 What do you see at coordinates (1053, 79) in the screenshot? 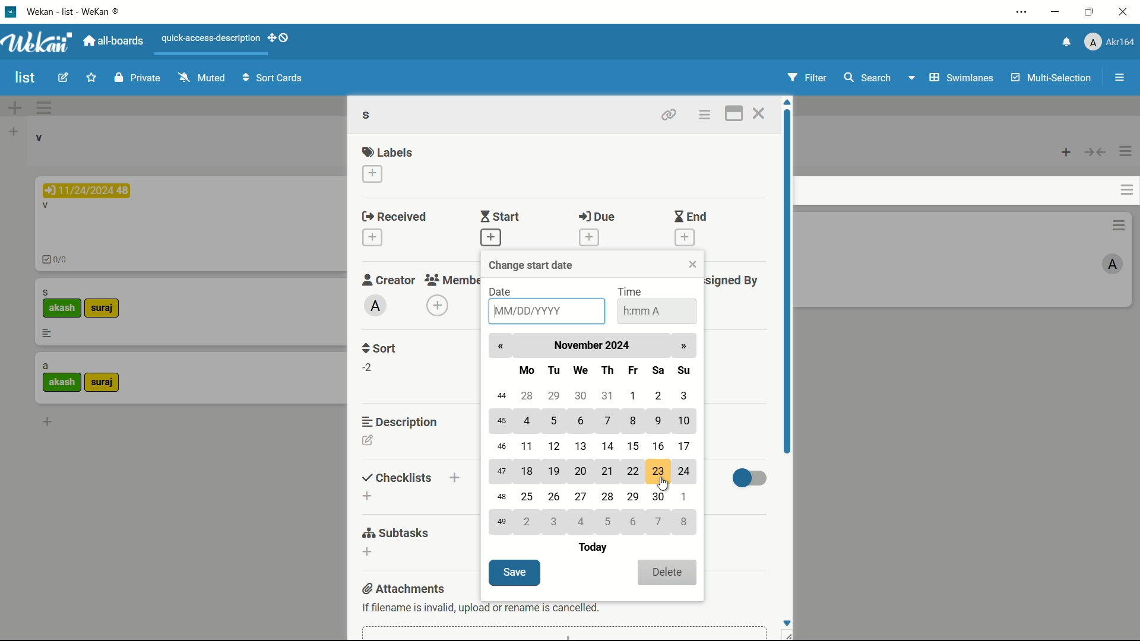
I see `multi selection` at bounding box center [1053, 79].